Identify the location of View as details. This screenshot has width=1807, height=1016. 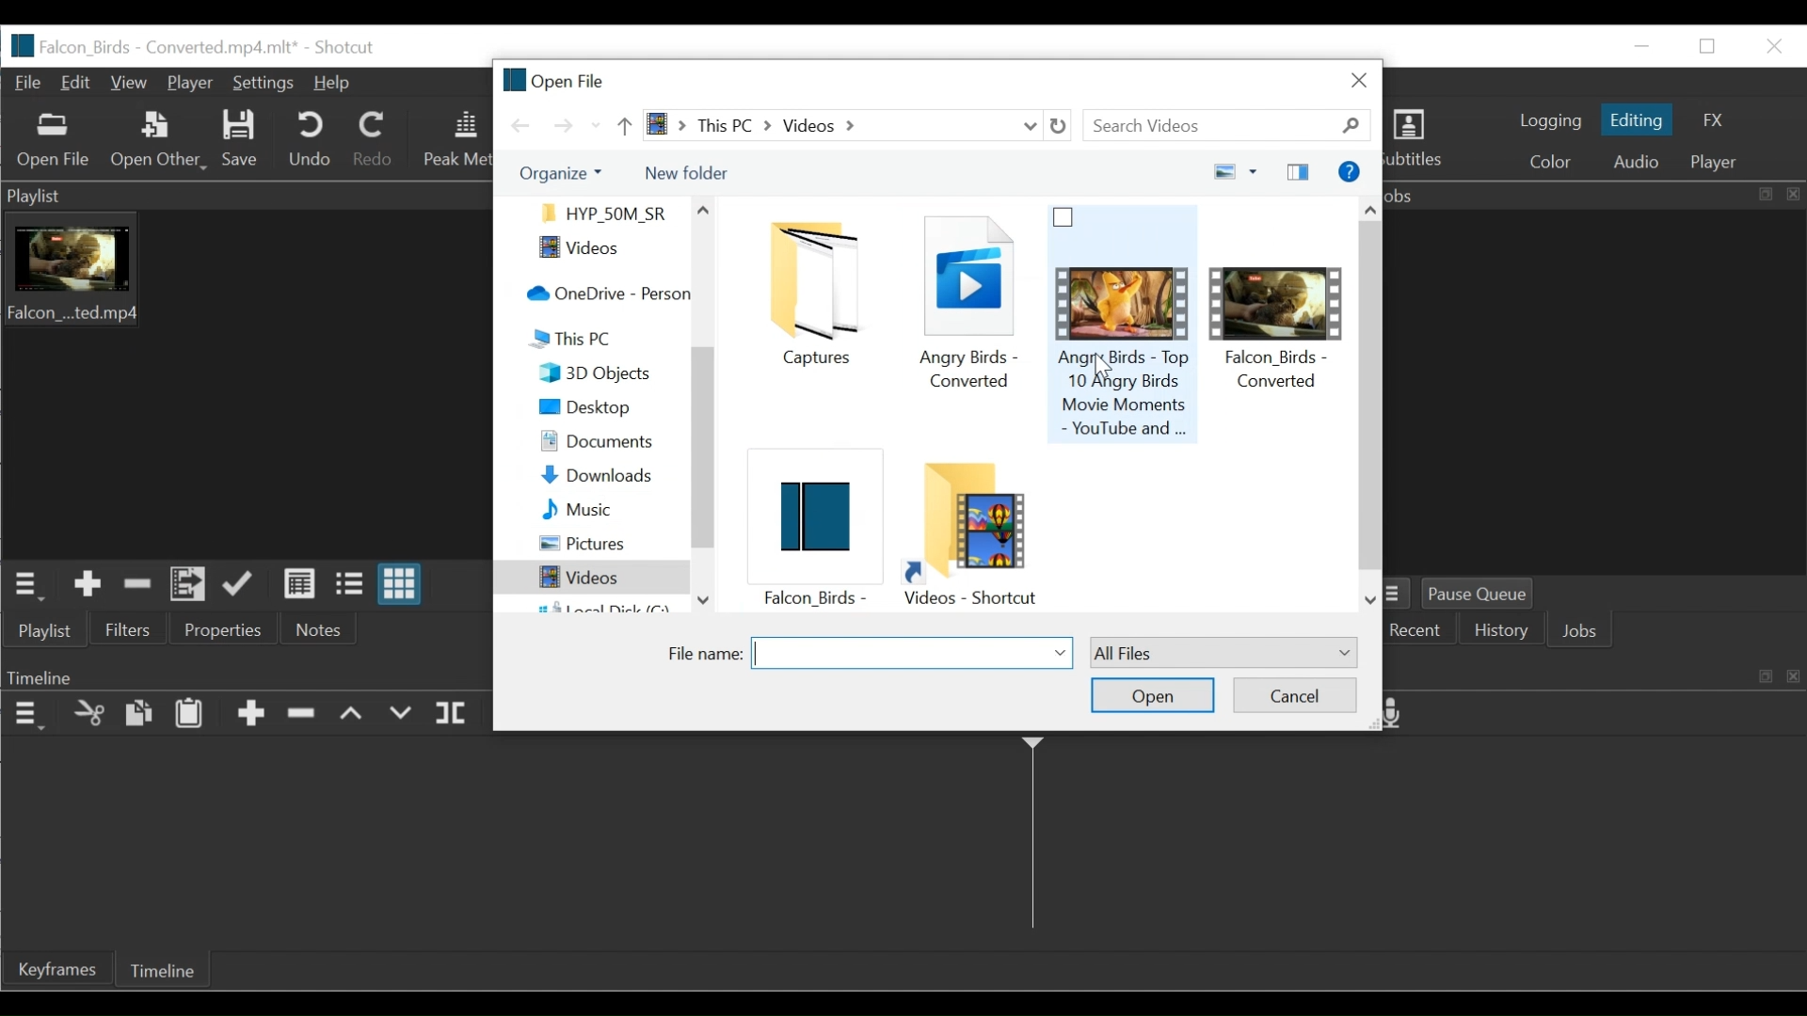
(301, 586).